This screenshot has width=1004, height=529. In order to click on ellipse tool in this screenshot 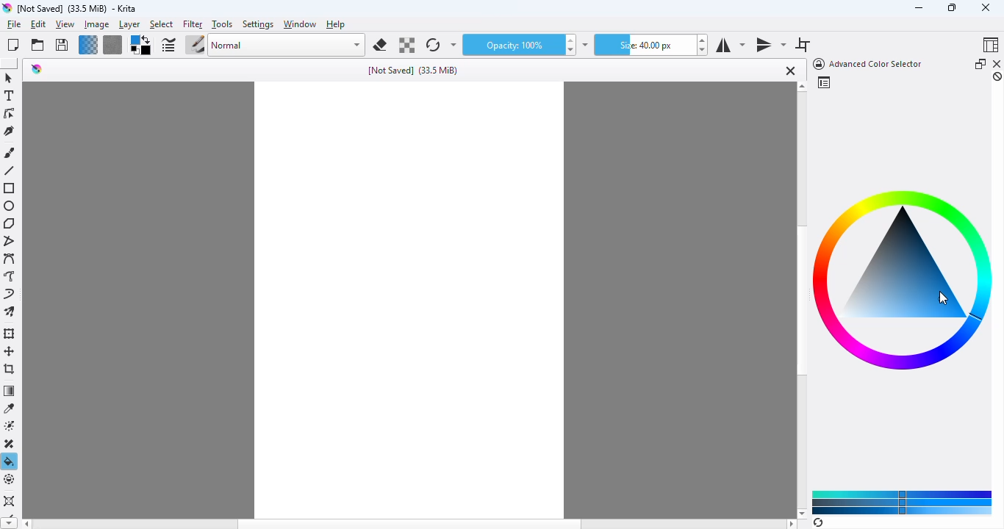, I will do `click(10, 206)`.